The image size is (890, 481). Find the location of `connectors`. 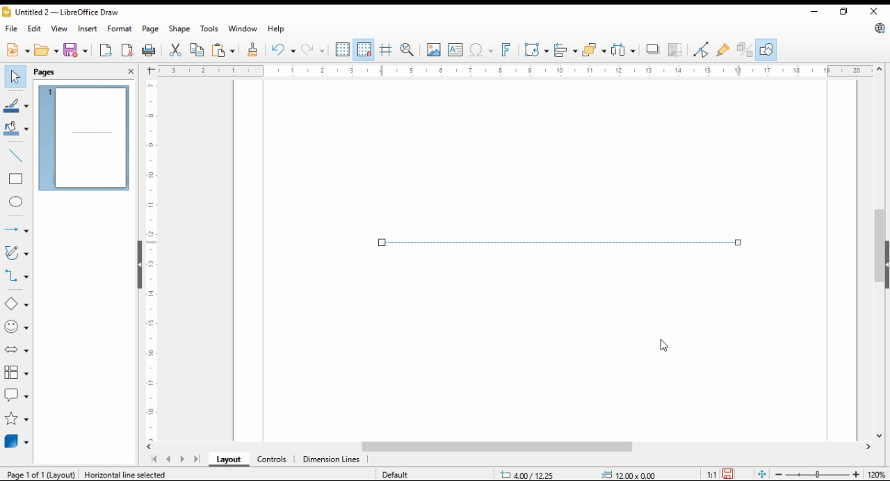

connectors is located at coordinates (17, 274).